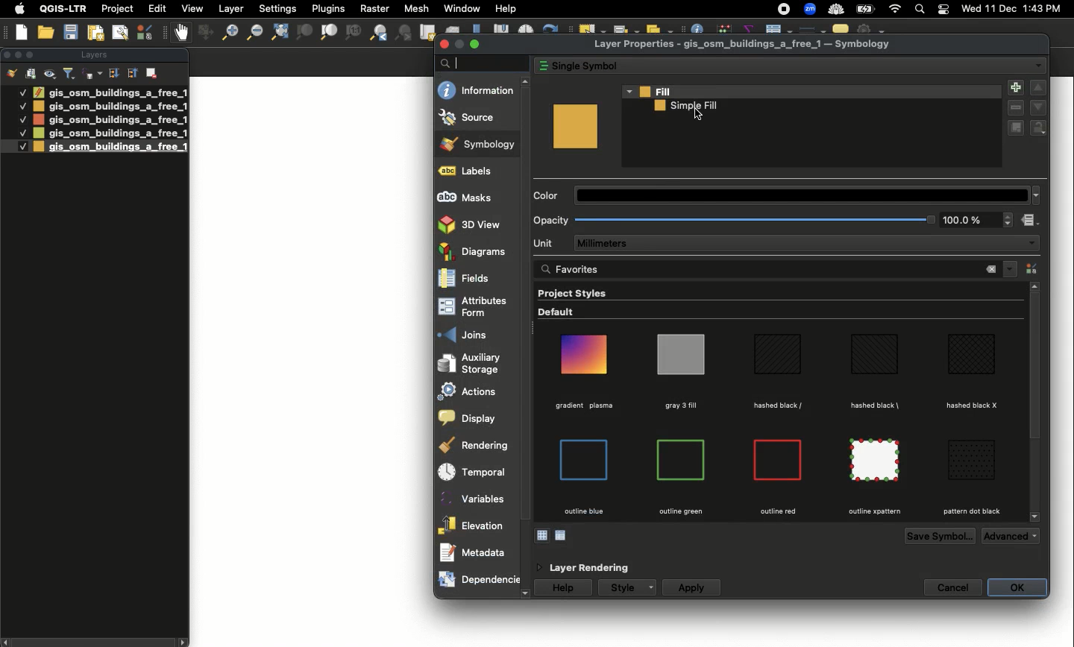 The width and height of the screenshot is (1074, 647). Describe the element at coordinates (22, 32) in the screenshot. I see `New` at that location.